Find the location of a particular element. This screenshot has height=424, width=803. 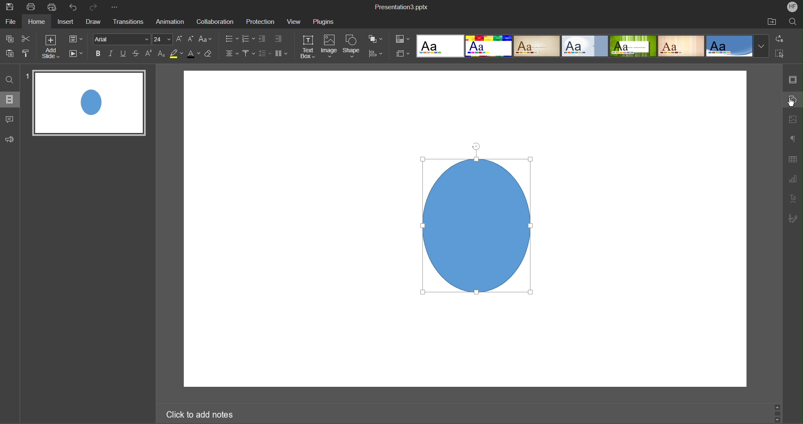

Italics is located at coordinates (111, 55).